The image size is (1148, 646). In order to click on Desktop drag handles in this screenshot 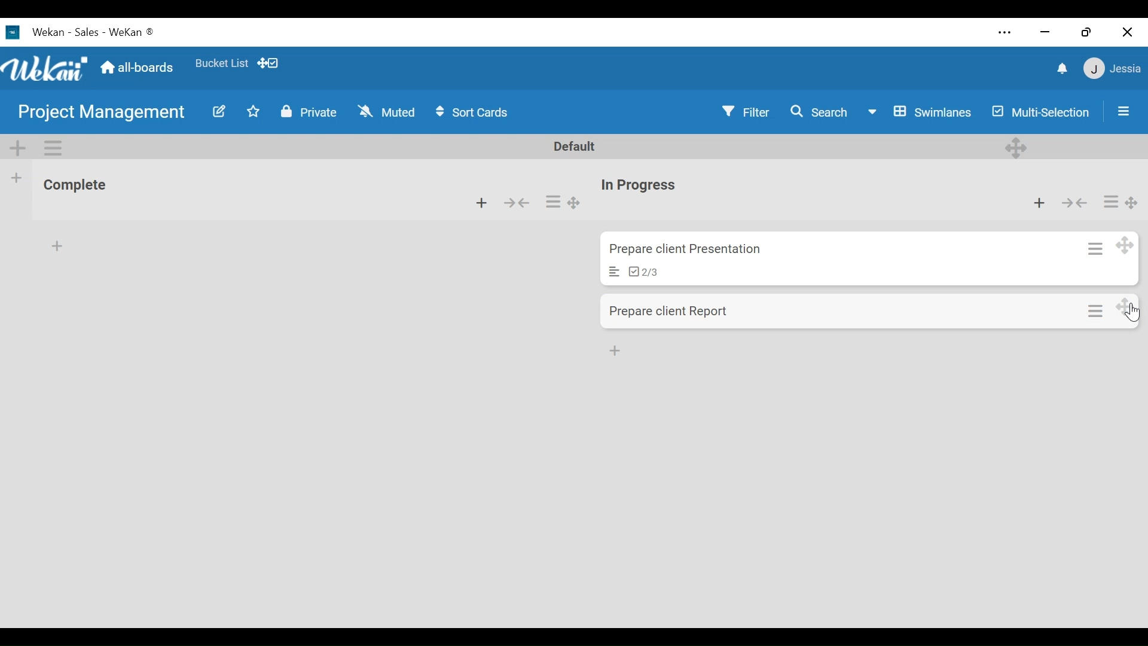, I will do `click(1015, 147)`.